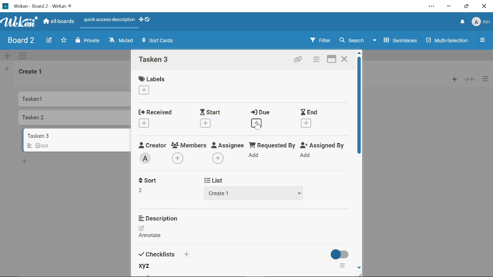 This screenshot has height=277, width=493. What do you see at coordinates (151, 233) in the screenshot?
I see `Add description` at bounding box center [151, 233].